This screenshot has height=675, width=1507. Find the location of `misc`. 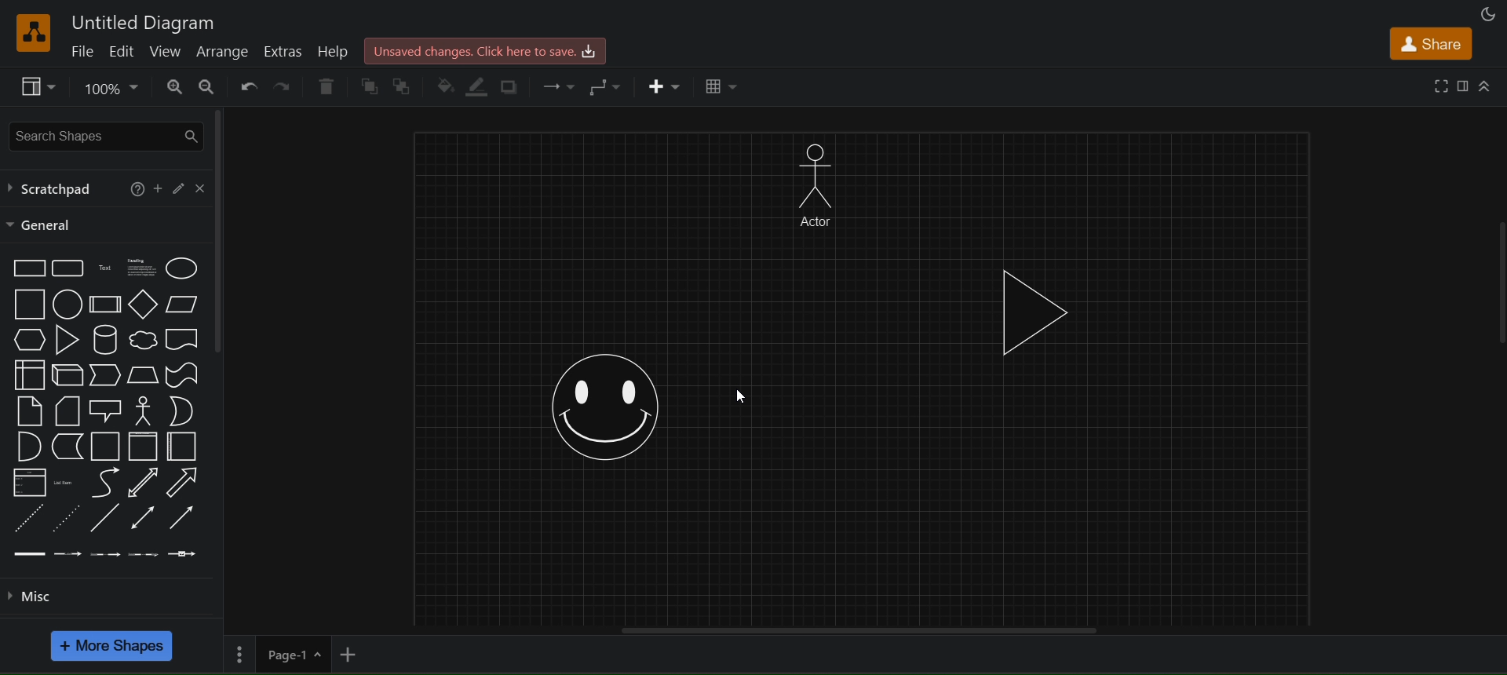

misc is located at coordinates (34, 595).